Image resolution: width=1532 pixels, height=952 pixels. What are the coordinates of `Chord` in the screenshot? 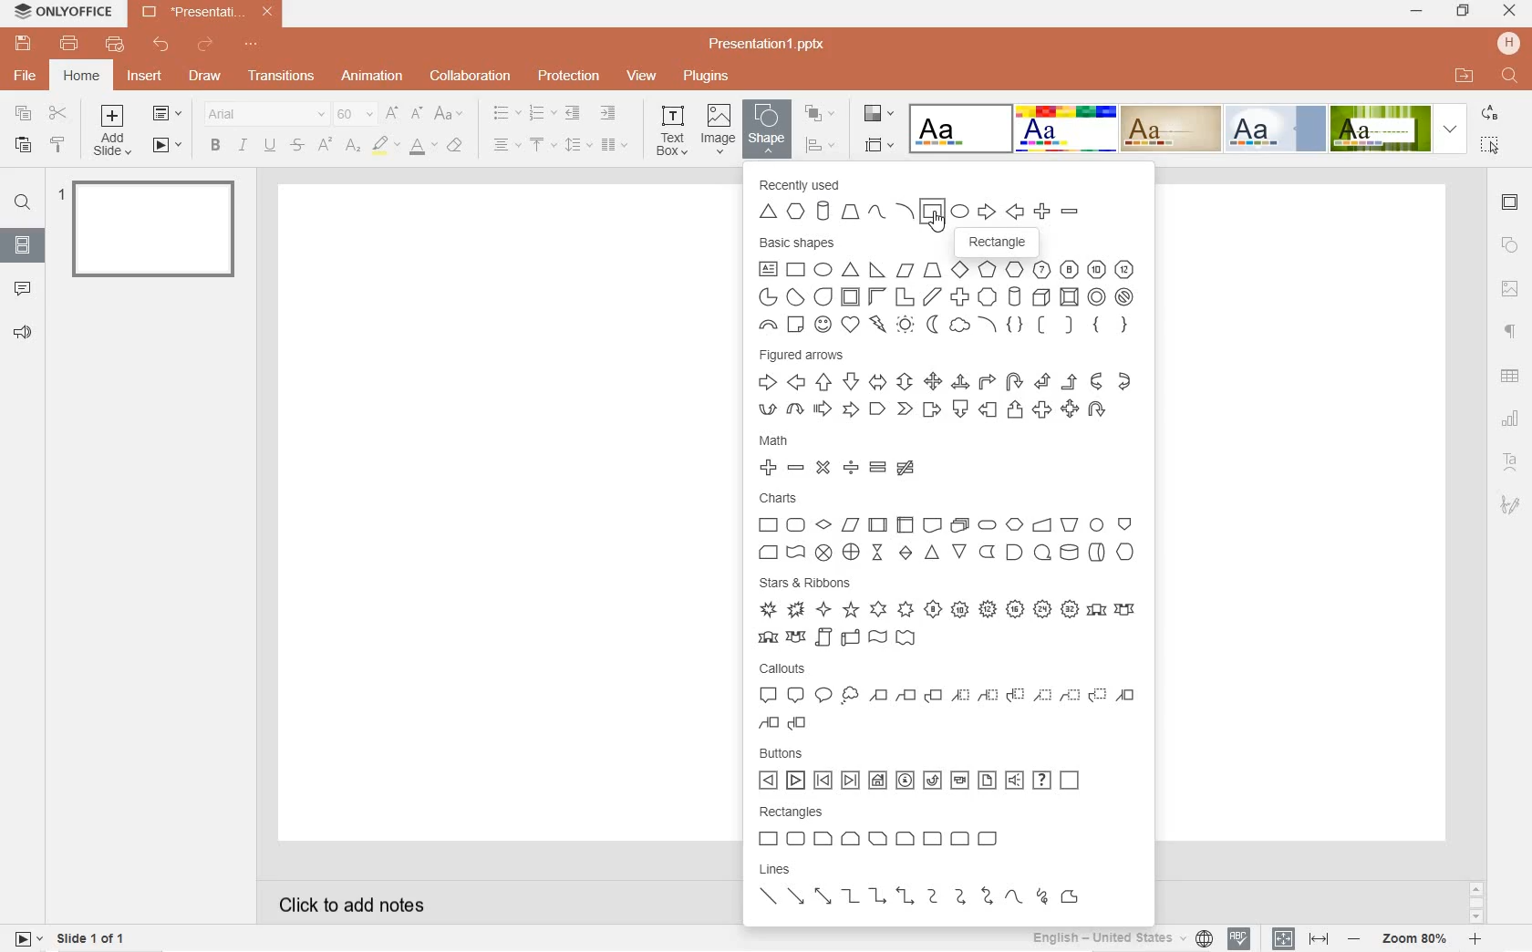 It's located at (796, 298).